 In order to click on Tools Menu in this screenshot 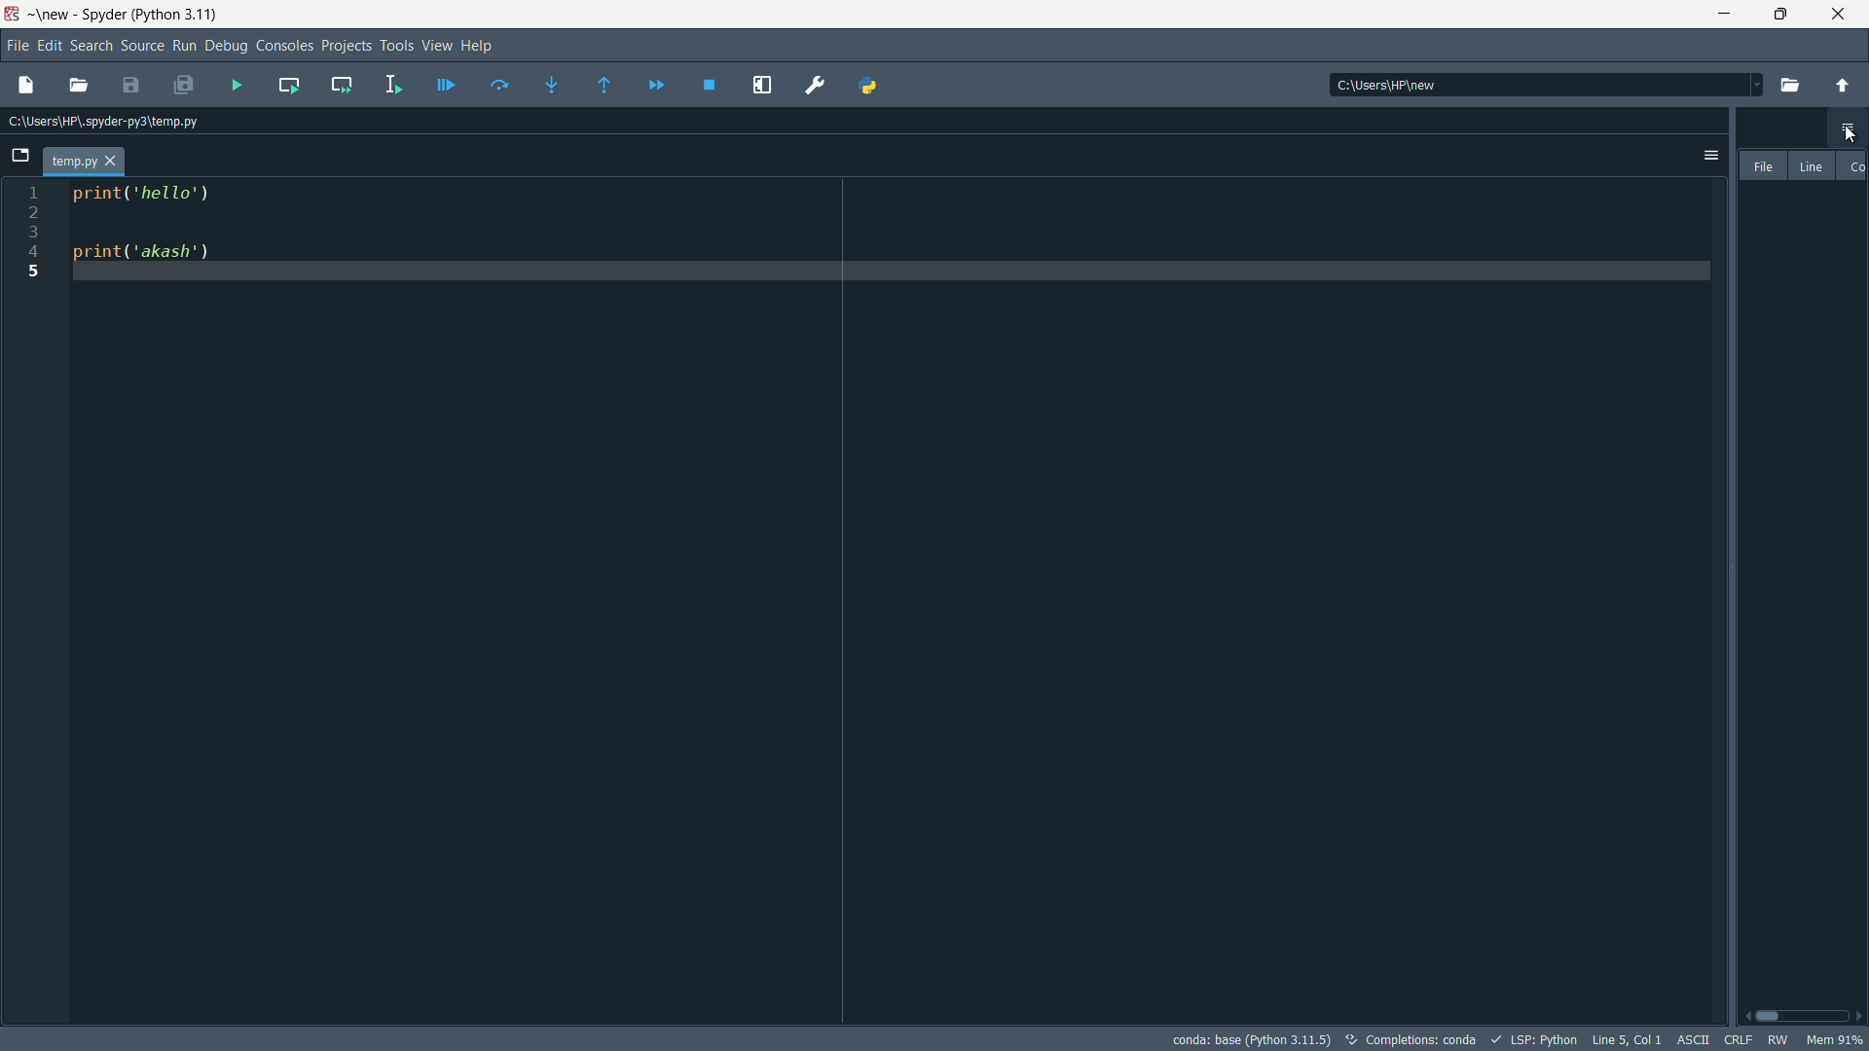, I will do `click(396, 45)`.